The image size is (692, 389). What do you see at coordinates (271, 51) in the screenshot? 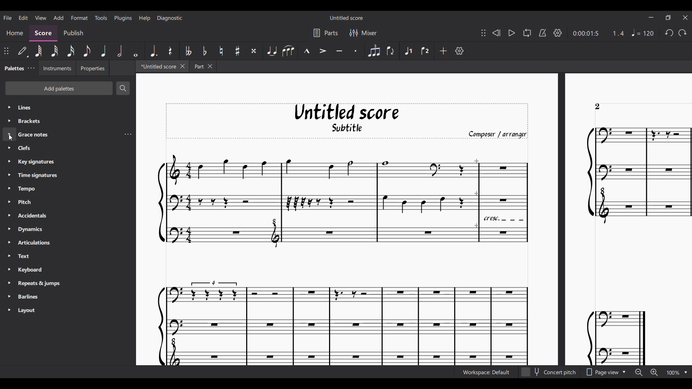
I see `Tie` at bounding box center [271, 51].